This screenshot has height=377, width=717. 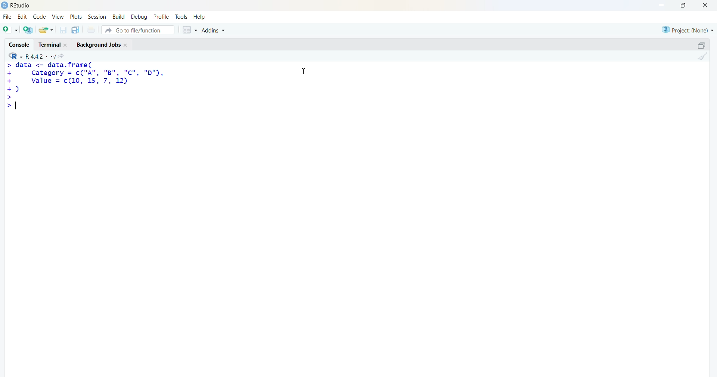 What do you see at coordinates (664, 5) in the screenshot?
I see `minimize` at bounding box center [664, 5].